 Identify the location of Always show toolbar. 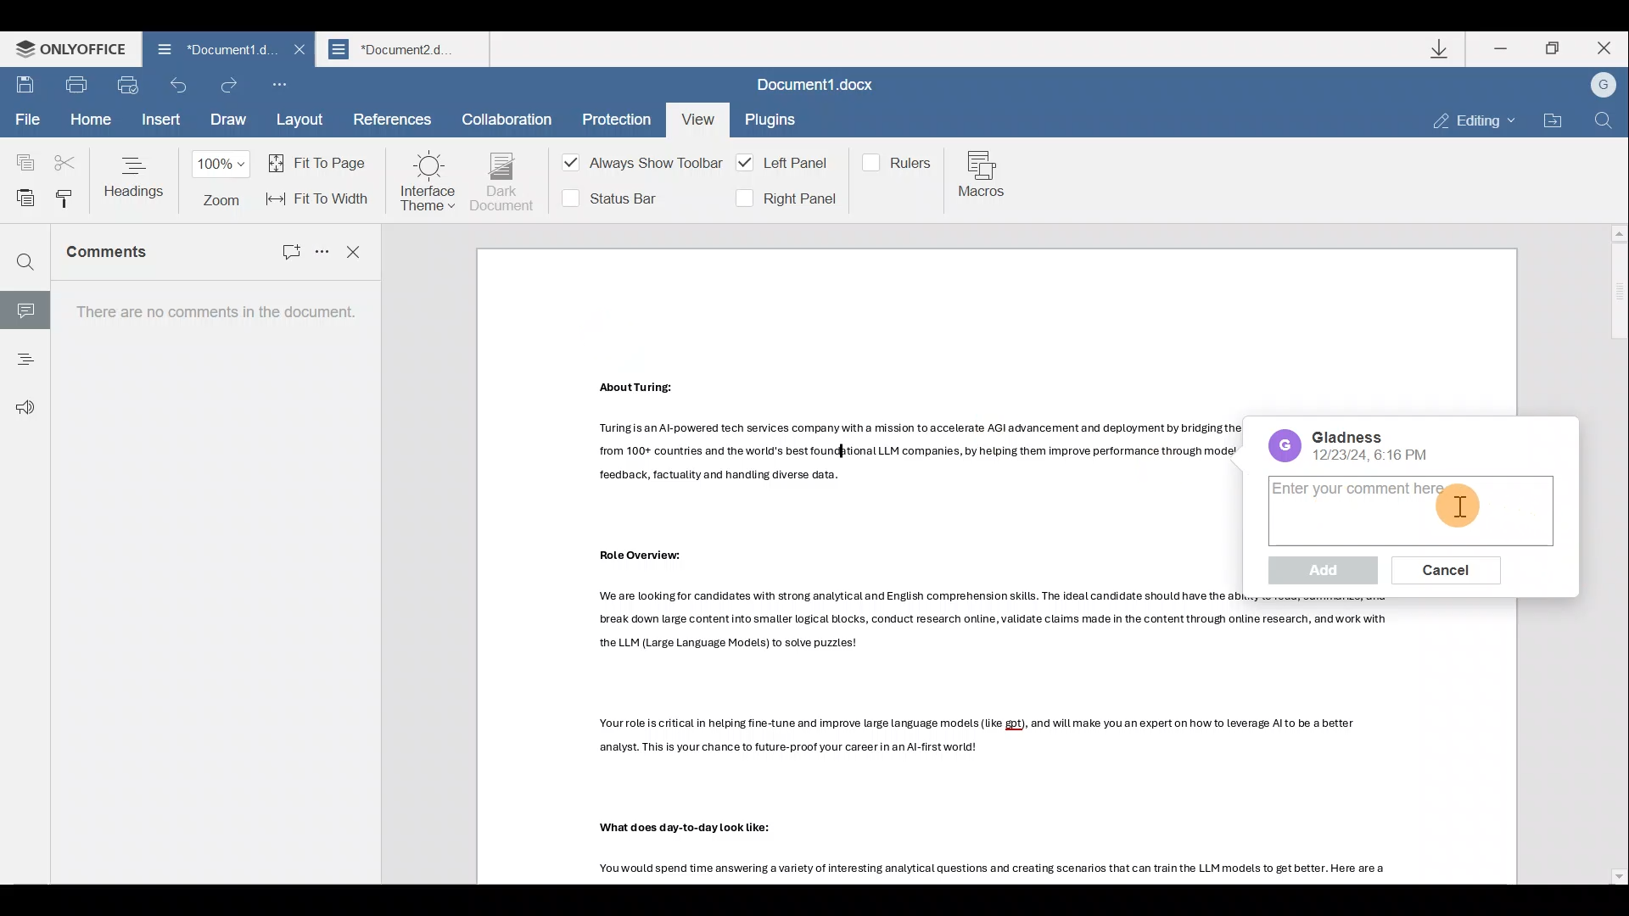
(636, 166).